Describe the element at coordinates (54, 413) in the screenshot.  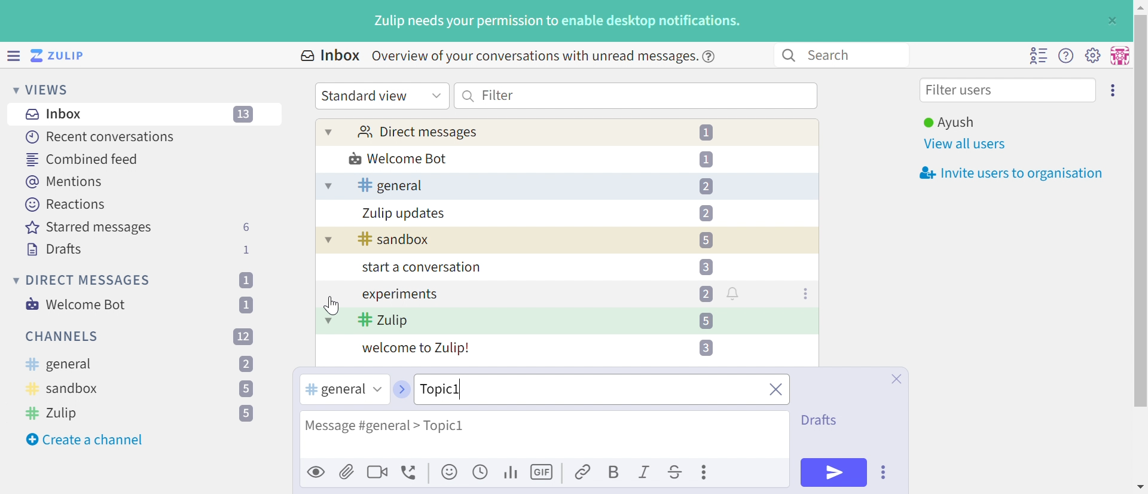
I see `Zulip` at that location.